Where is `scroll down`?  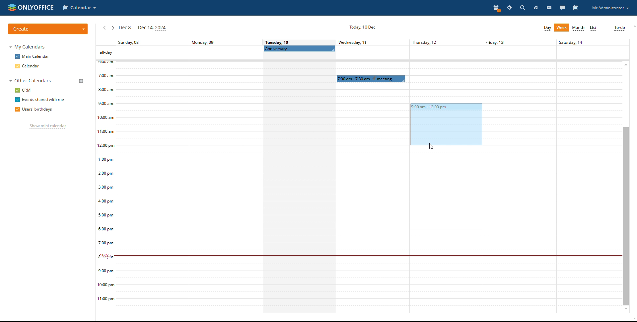
scroll down is located at coordinates (626, 309).